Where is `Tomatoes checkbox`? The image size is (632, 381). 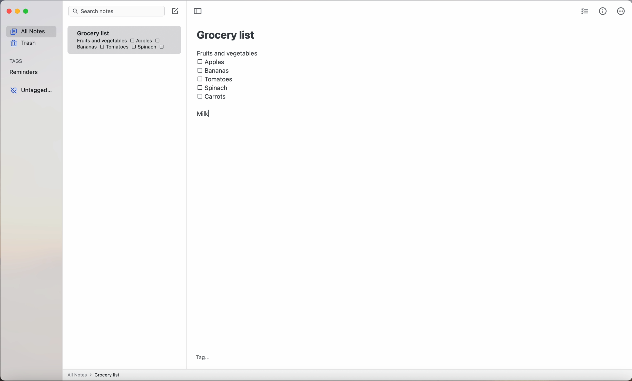
Tomatoes checkbox is located at coordinates (215, 79).